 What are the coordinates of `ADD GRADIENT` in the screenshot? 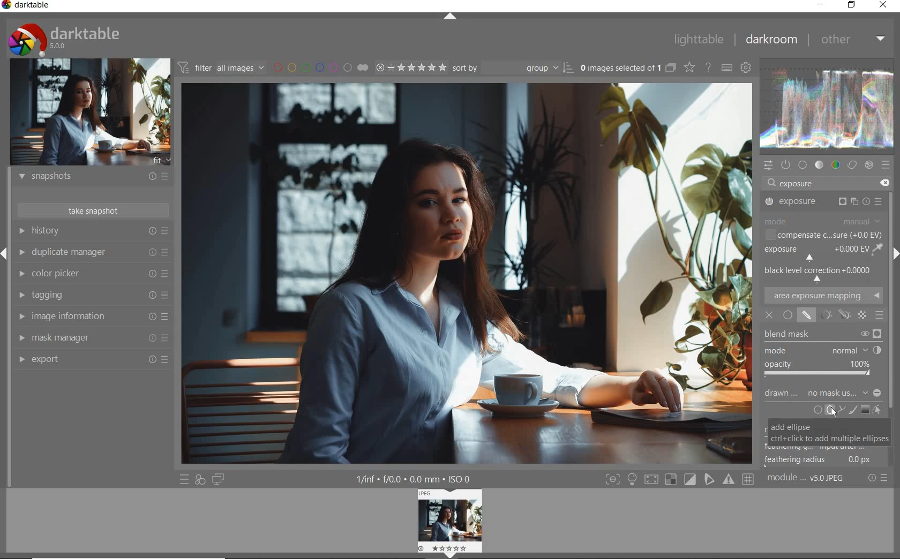 It's located at (865, 410).